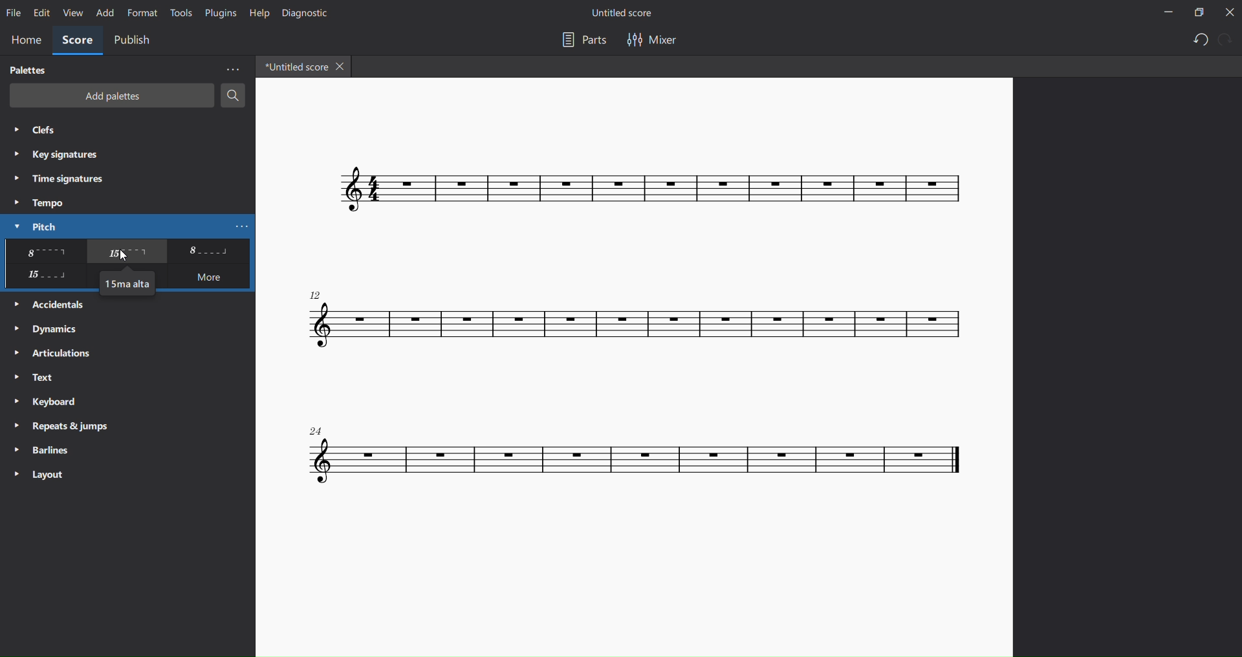 This screenshot has width=1242, height=657. I want to click on pitch, so click(31, 226).